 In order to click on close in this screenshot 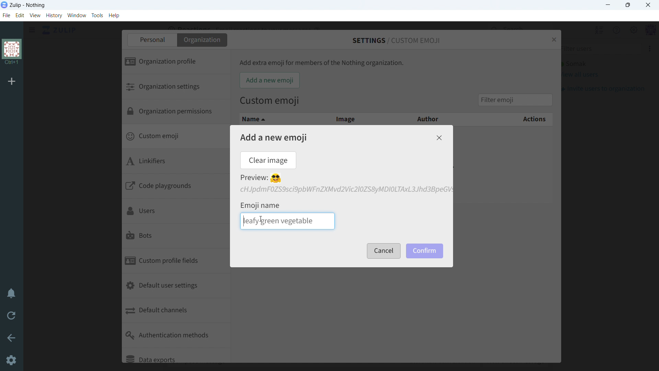, I will do `click(553, 39)`.